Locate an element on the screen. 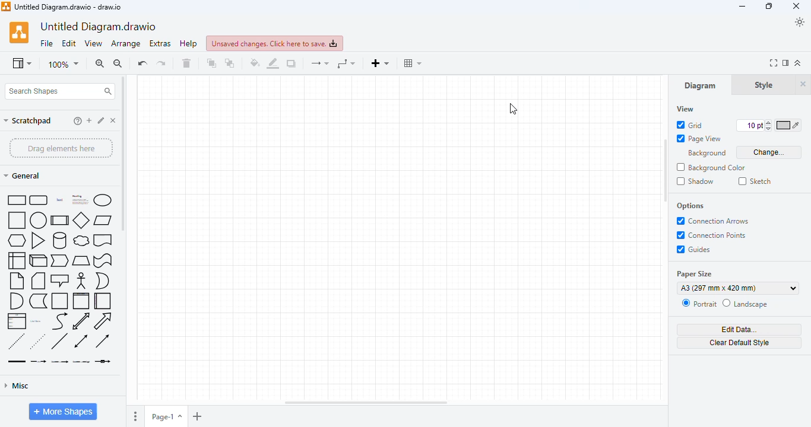 The image size is (811, 427). shadow is located at coordinates (291, 63).